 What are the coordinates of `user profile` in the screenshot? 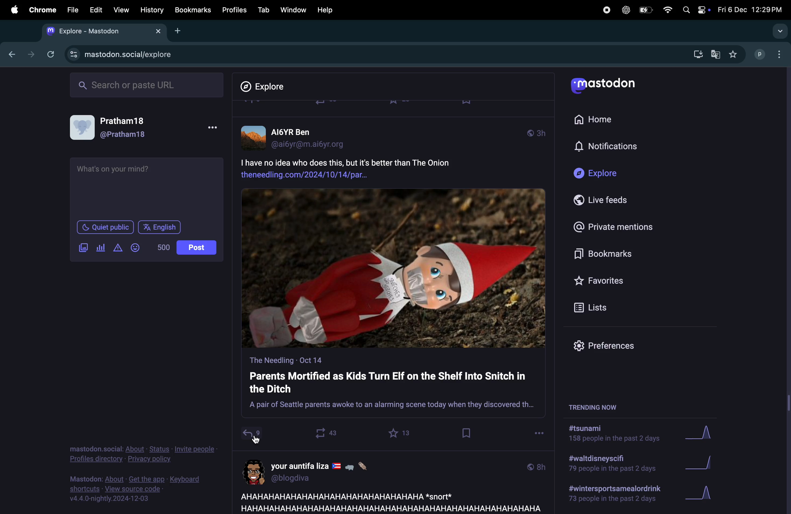 It's located at (770, 53).